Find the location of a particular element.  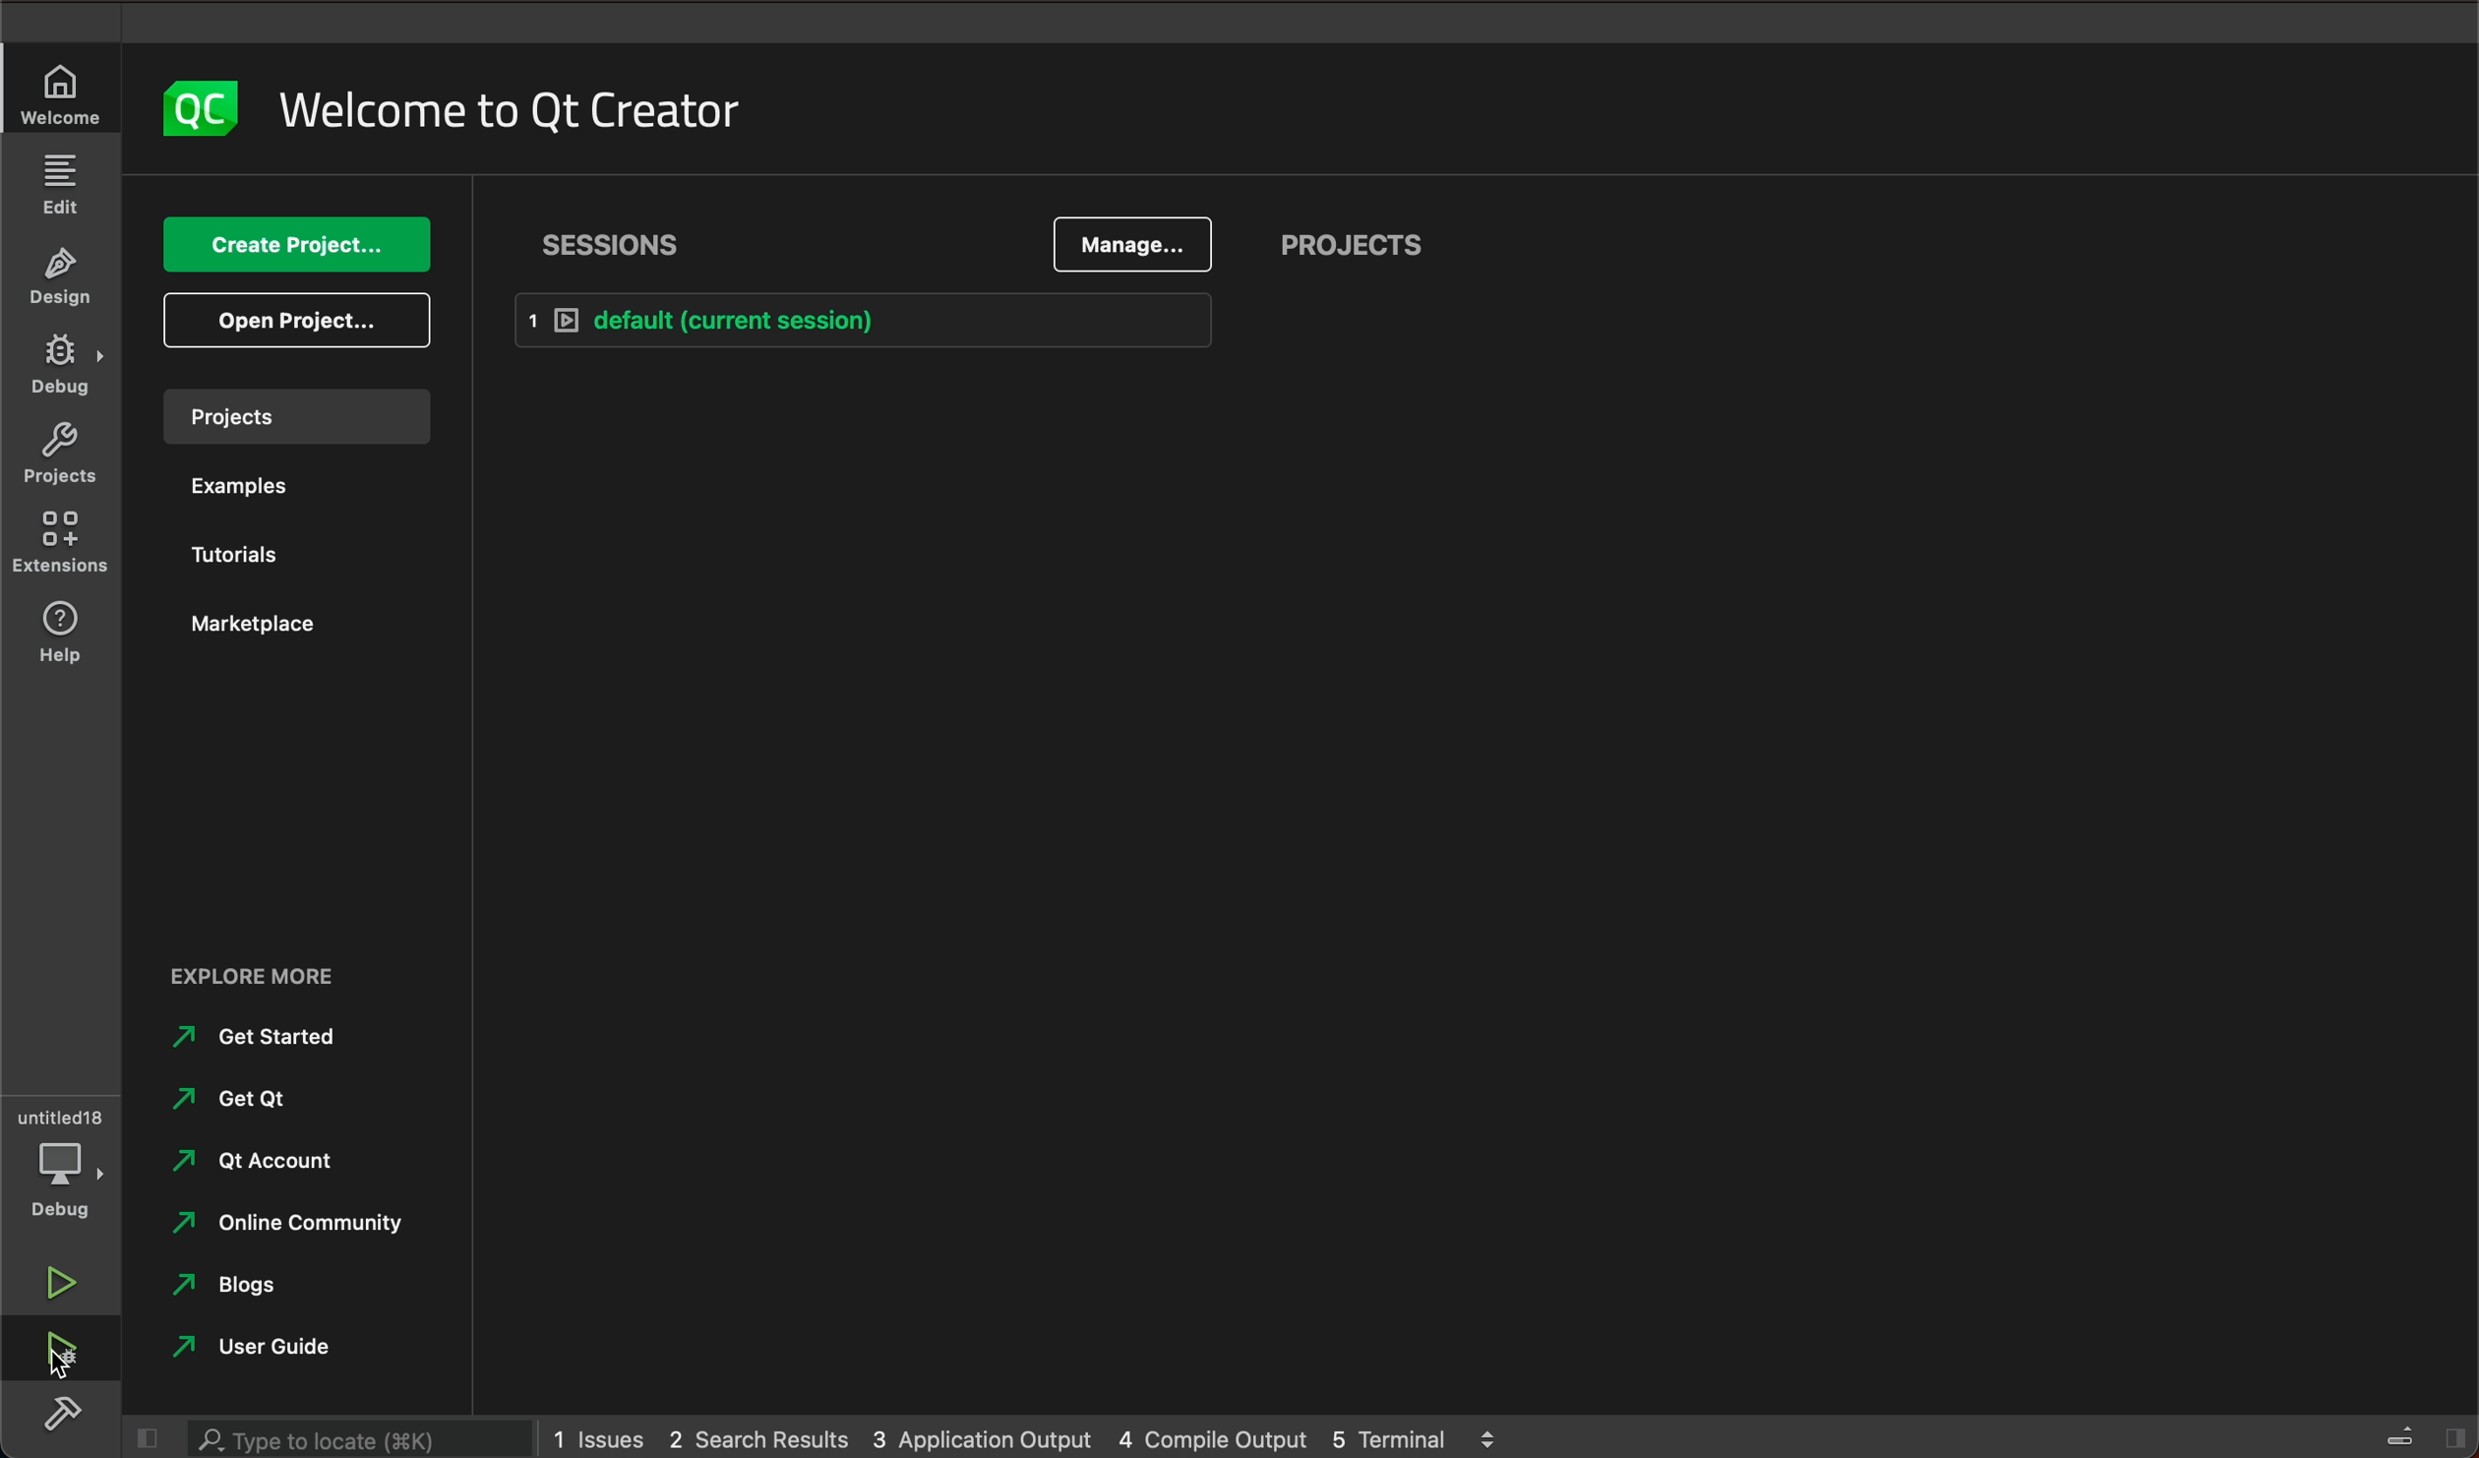

close sidebar is located at coordinates (2428, 1435).